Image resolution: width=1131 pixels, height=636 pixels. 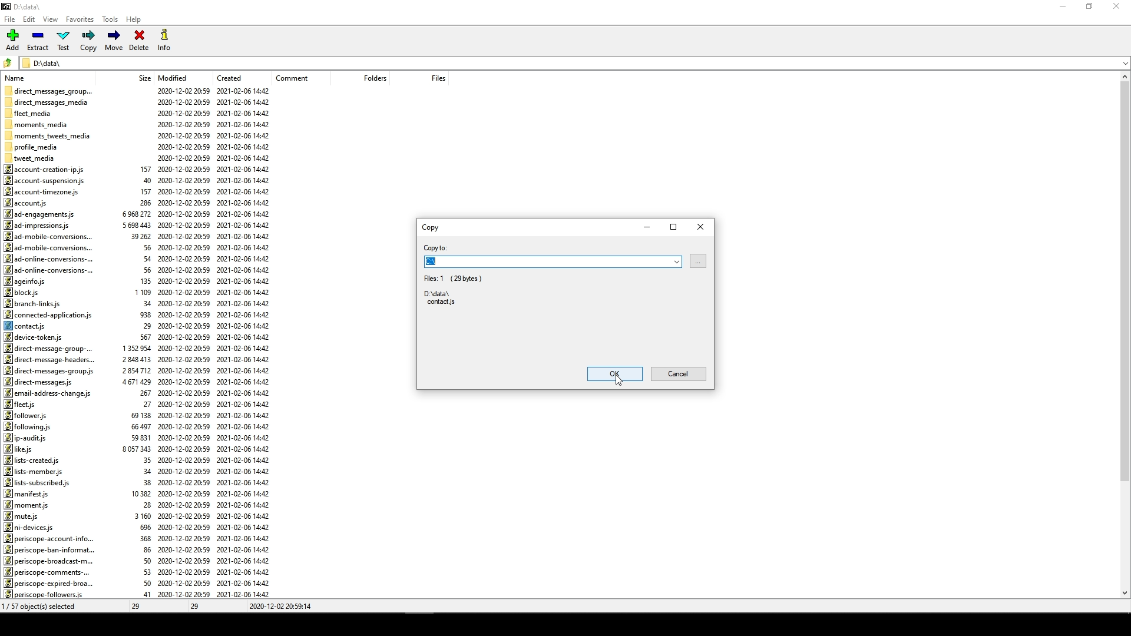 I want to click on email-address-change.js, so click(x=48, y=393).